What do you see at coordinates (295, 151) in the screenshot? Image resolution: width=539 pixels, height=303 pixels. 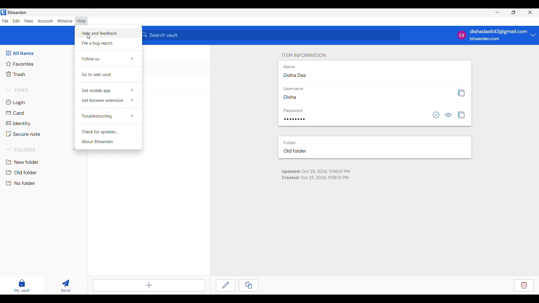 I see `Old folder` at bounding box center [295, 151].